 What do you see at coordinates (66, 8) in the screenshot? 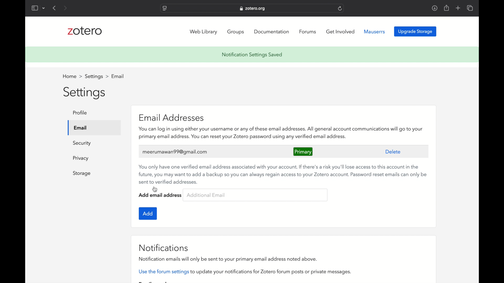
I see `next` at bounding box center [66, 8].